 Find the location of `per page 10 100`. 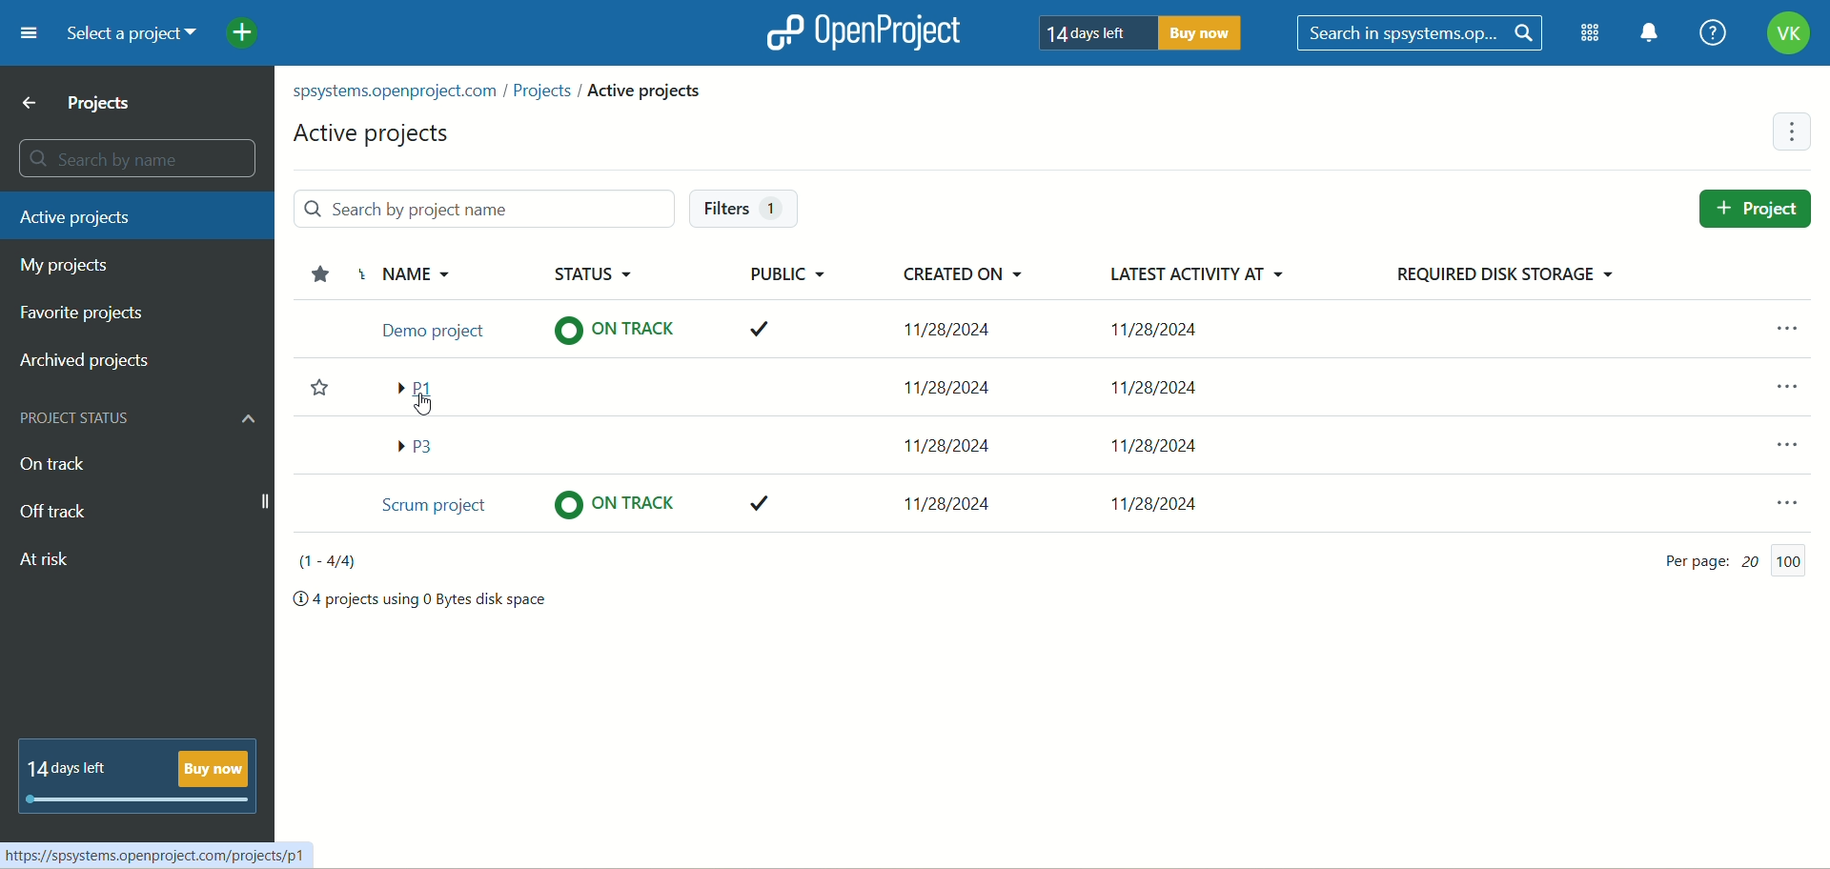

per page 10 100 is located at coordinates (1717, 560).